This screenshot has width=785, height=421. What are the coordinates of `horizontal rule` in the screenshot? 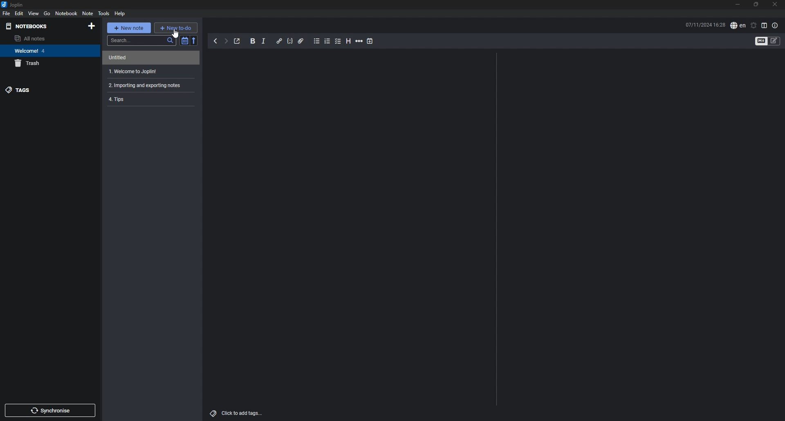 It's located at (360, 41).